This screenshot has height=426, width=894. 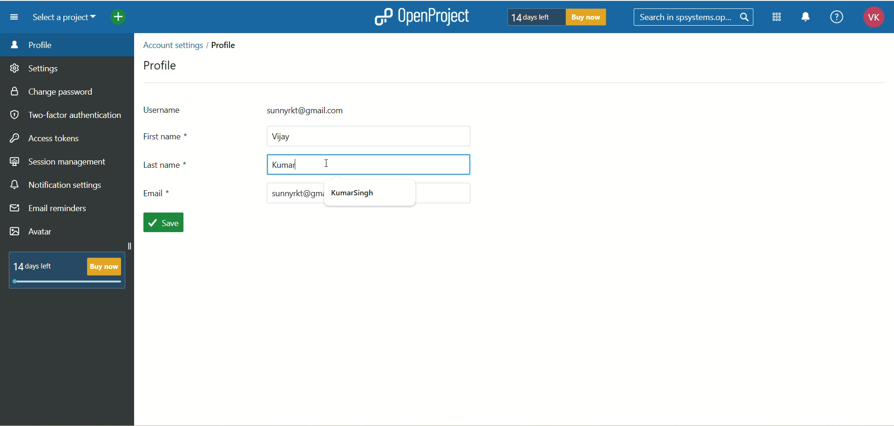 What do you see at coordinates (870, 19) in the screenshot?
I see `account` at bounding box center [870, 19].